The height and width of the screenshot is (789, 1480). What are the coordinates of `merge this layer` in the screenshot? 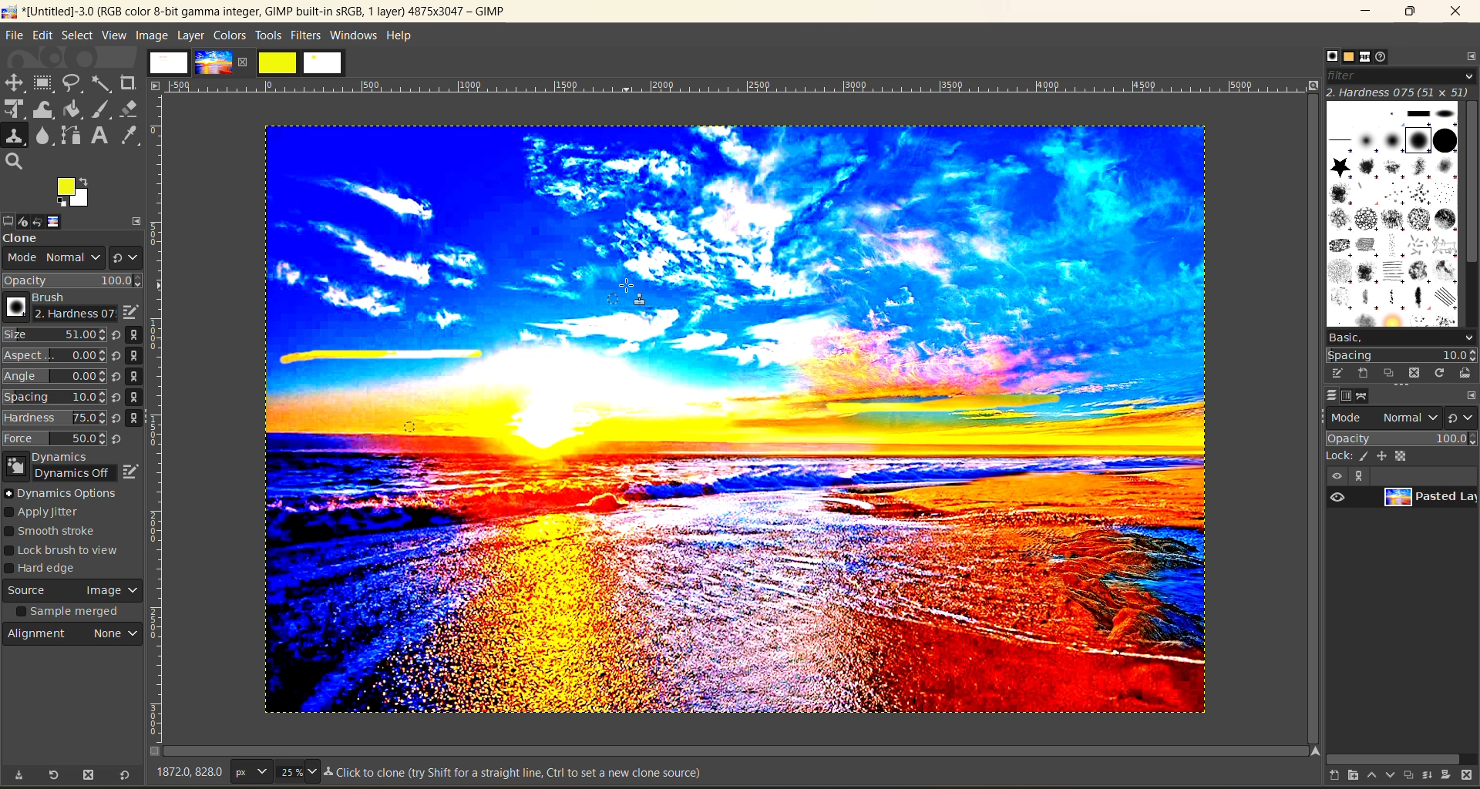 It's located at (1427, 774).